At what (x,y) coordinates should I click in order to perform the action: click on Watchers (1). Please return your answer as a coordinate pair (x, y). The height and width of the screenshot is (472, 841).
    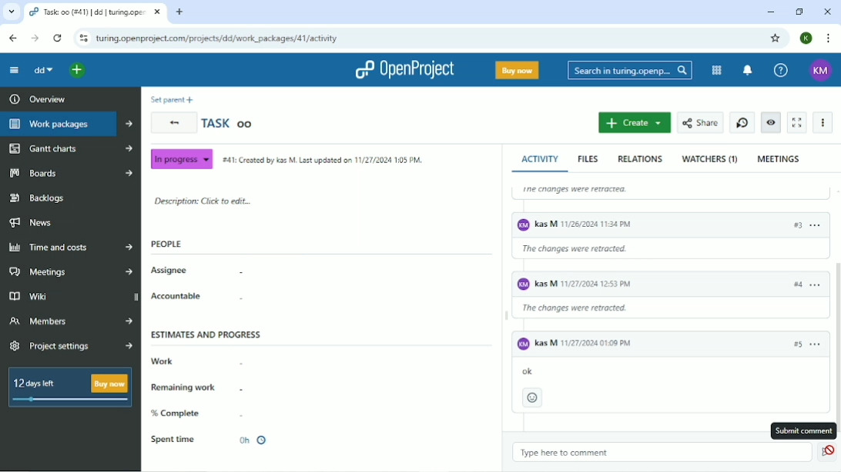
    Looking at the image, I should click on (709, 160).